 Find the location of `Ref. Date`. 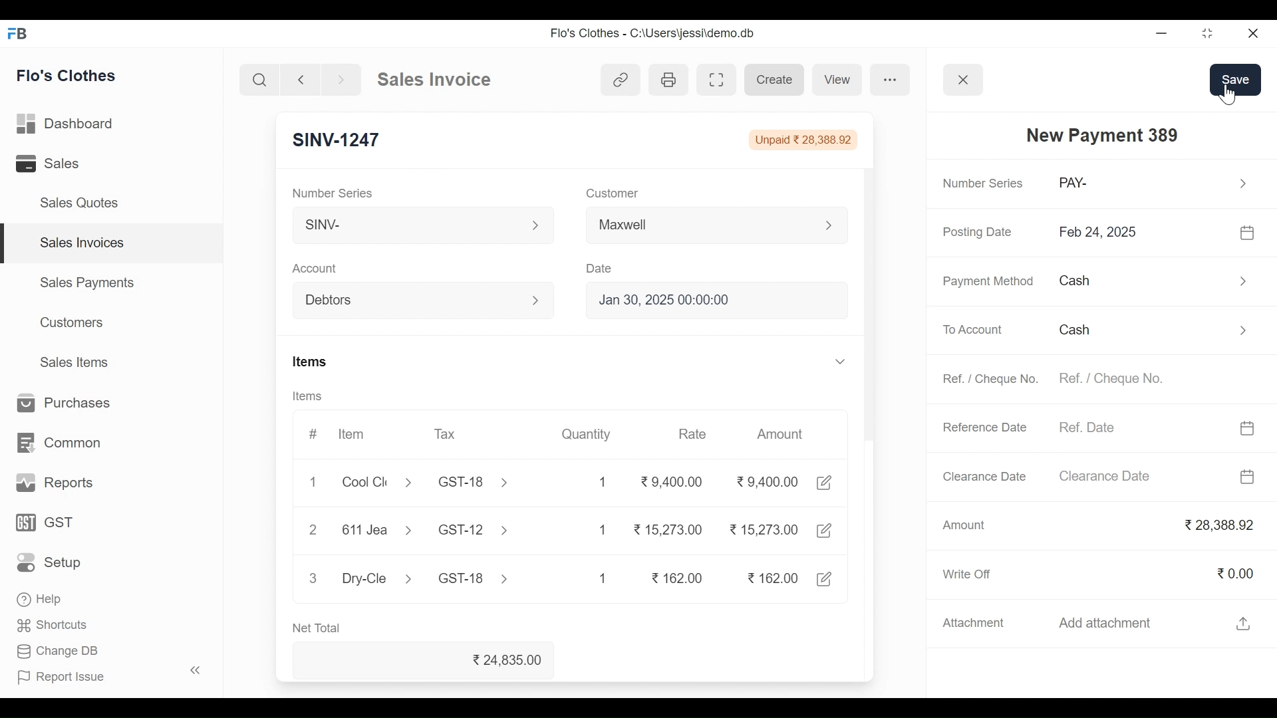

Ref. Date is located at coordinates (1156, 429).